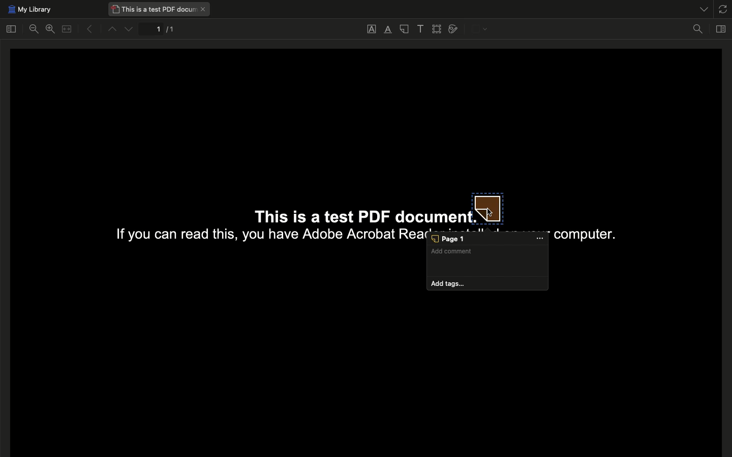 Image resolution: width=732 pixels, height=457 pixels. Describe the element at coordinates (352, 212) in the screenshot. I see `This is a test PDF documen:` at that location.